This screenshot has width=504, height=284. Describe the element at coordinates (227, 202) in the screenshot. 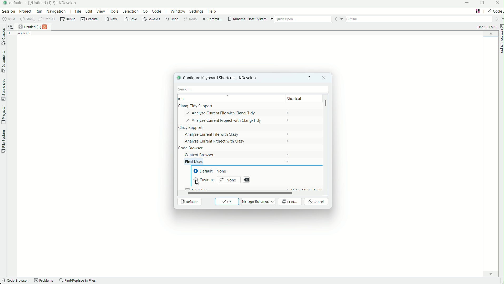

I see `ok` at that location.